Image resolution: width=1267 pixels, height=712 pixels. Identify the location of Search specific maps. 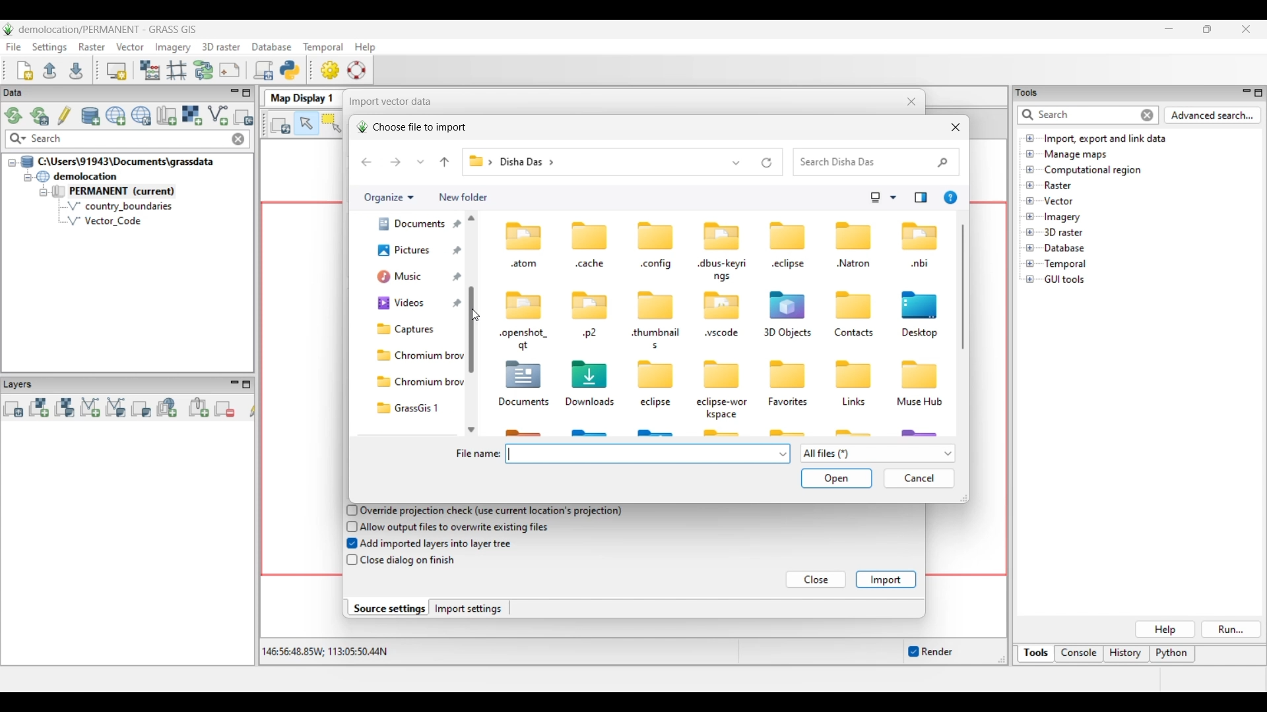
(16, 139).